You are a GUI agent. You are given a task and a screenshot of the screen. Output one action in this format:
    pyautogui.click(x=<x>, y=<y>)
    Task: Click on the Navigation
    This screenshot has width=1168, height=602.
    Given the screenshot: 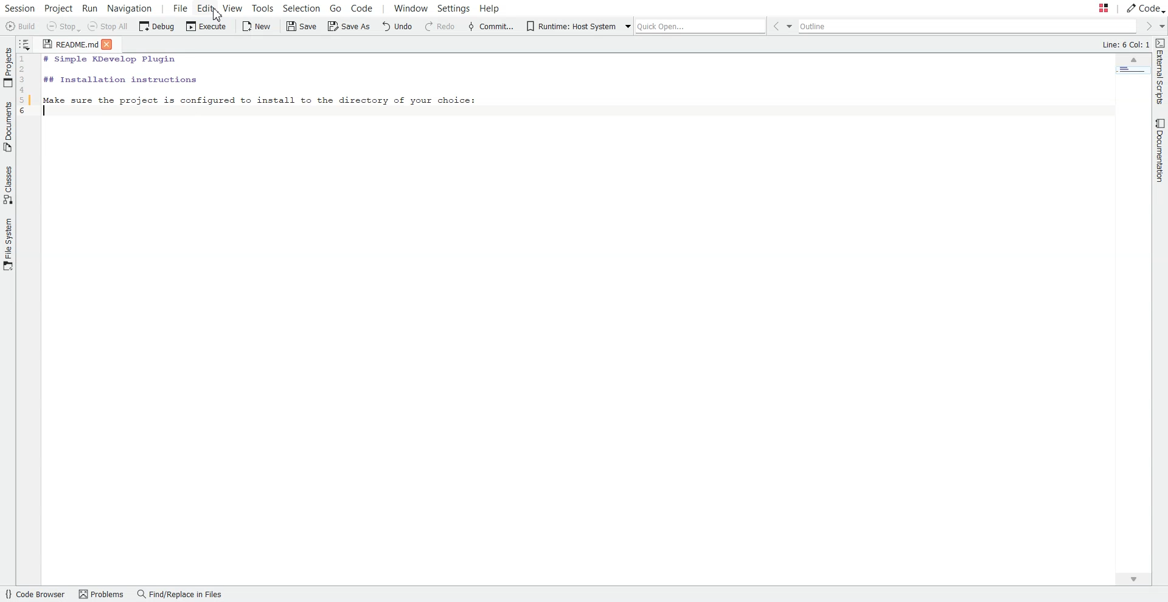 What is the action you would take?
    pyautogui.click(x=131, y=8)
    